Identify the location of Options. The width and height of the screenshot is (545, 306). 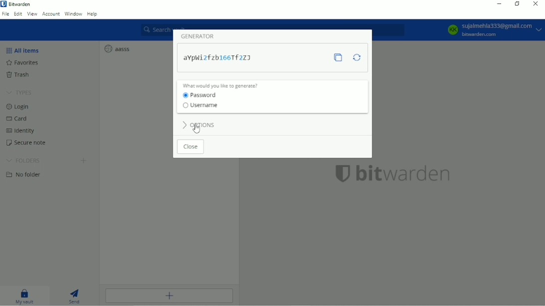
(198, 124).